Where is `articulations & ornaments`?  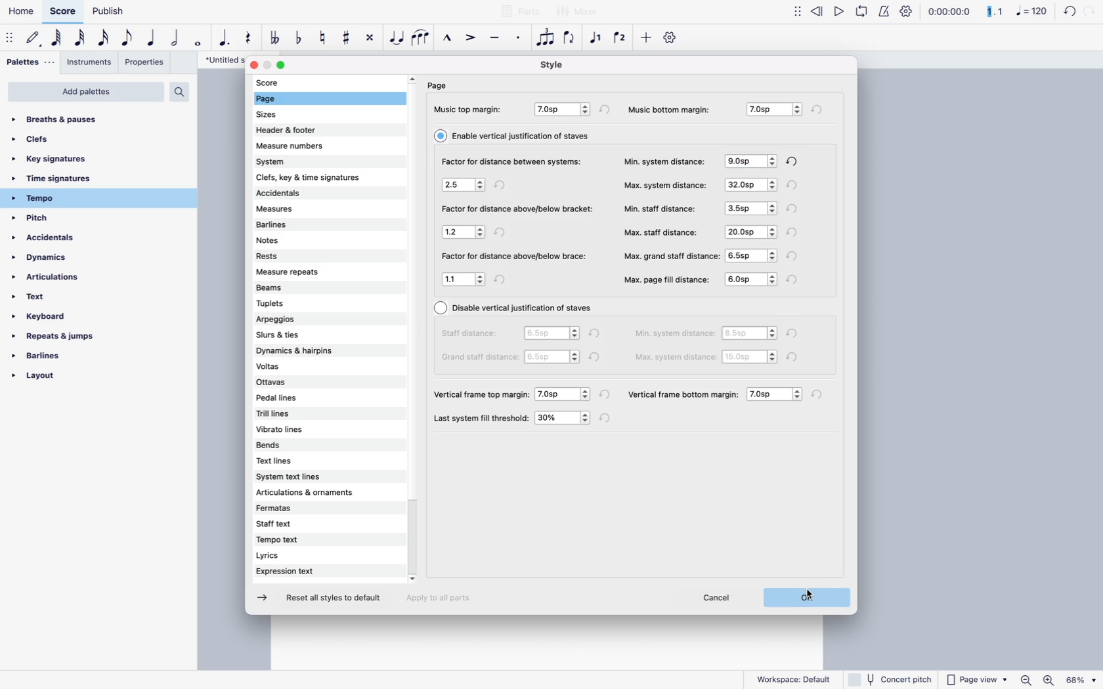
articulations & ornaments is located at coordinates (312, 493).